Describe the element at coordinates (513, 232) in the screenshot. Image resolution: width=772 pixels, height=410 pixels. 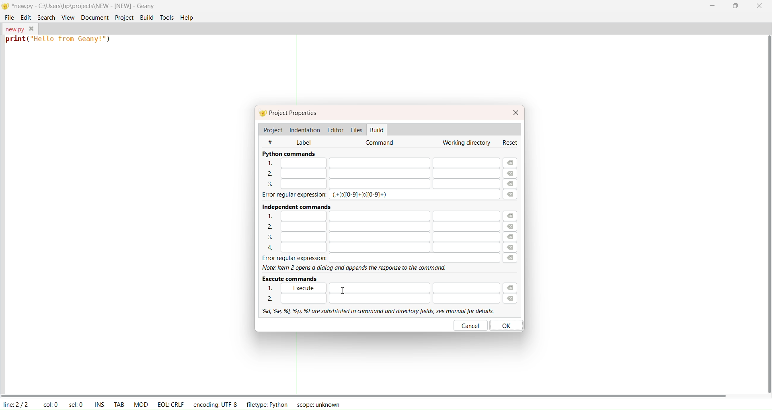
I see `clear` at that location.